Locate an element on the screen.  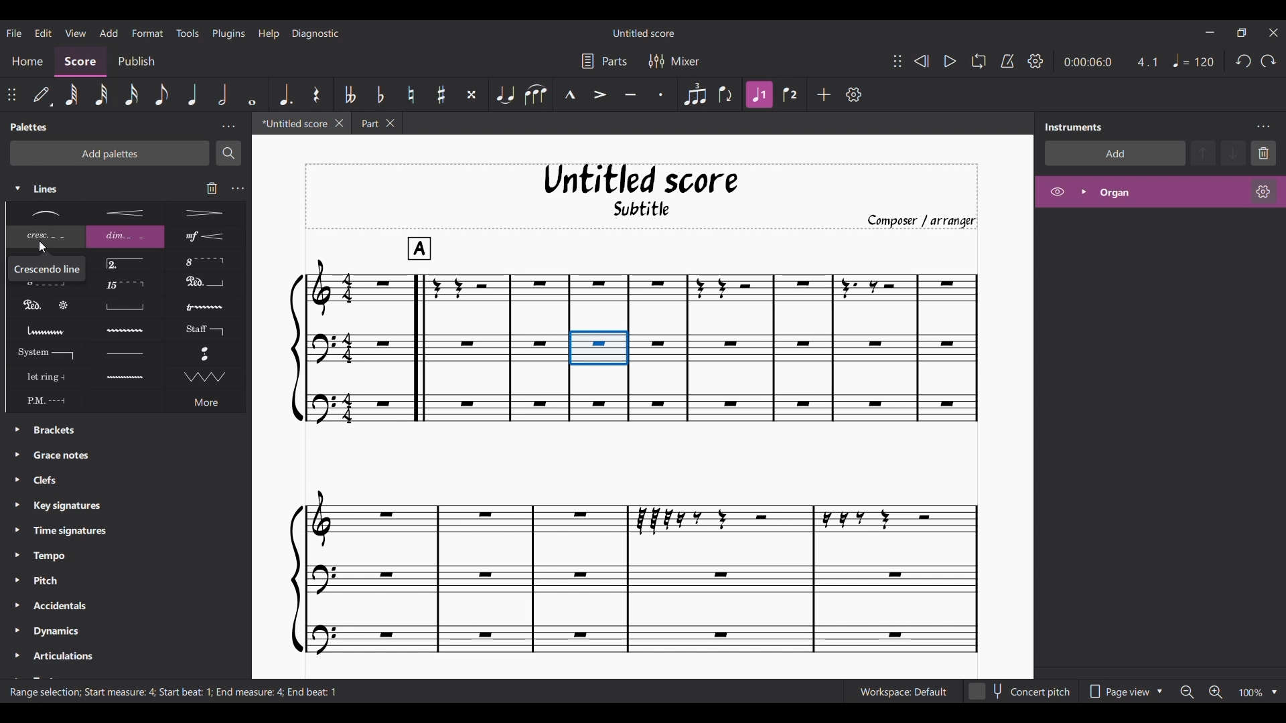
Looping playback is located at coordinates (979, 61).